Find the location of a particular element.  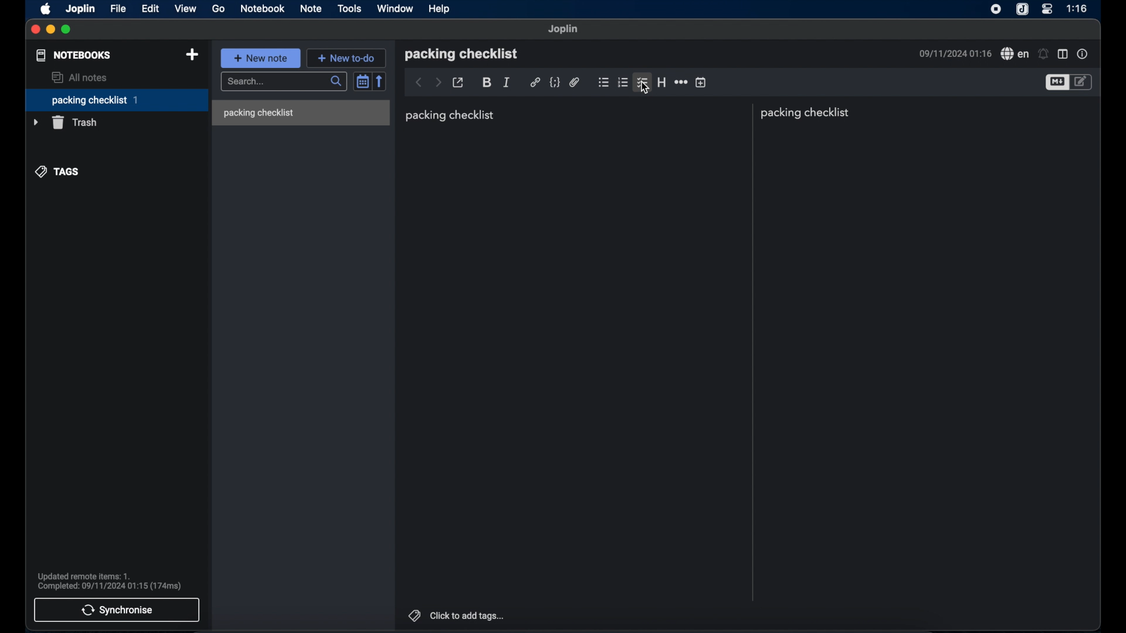

edit is located at coordinates (151, 8).